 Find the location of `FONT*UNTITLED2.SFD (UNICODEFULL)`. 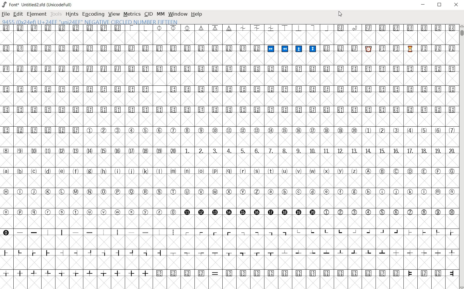

FONT*UNTITLED2.SFD (UNICODEFULL) is located at coordinates (38, 4).